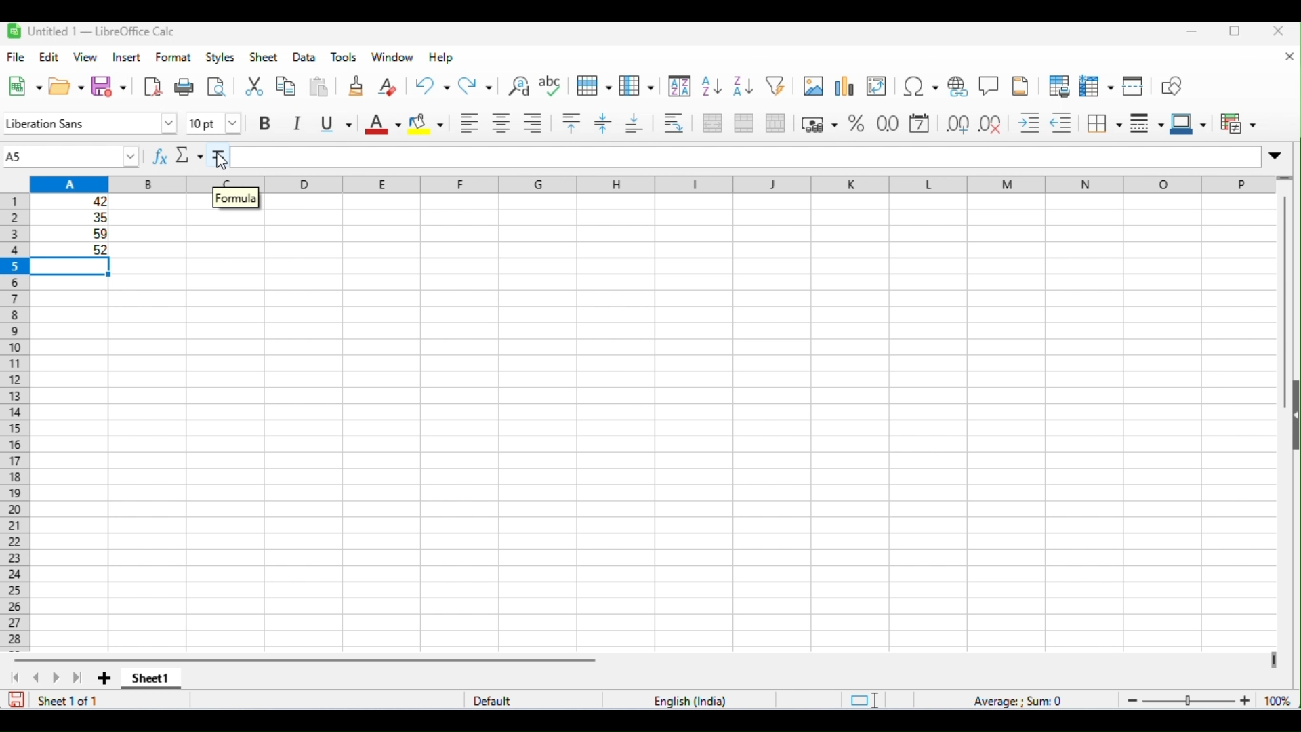 Image resolution: width=1301 pixels, height=732 pixels. I want to click on undo, so click(432, 84).